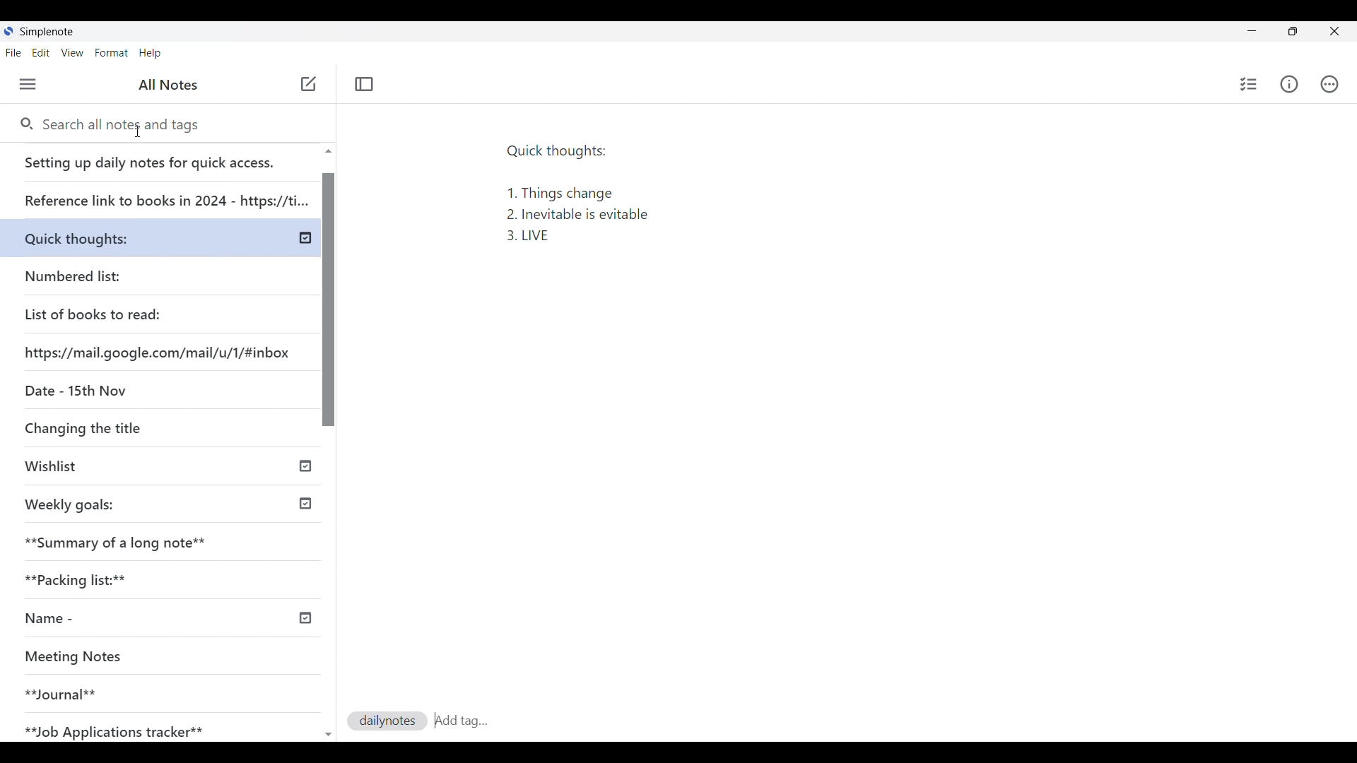  I want to click on Search notes and tags, so click(130, 125).